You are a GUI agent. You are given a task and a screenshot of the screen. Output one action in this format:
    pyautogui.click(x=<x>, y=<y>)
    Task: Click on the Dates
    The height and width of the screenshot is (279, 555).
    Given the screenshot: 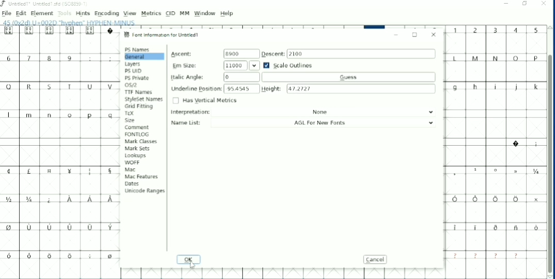 What is the action you would take?
    pyautogui.click(x=132, y=184)
    